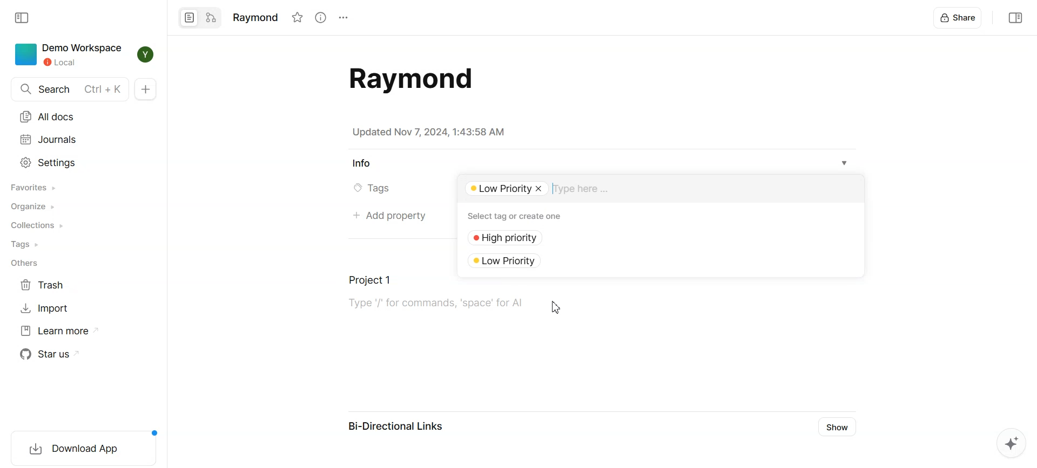 The height and width of the screenshot is (468, 1037). What do you see at coordinates (35, 187) in the screenshot?
I see `Favorites` at bounding box center [35, 187].